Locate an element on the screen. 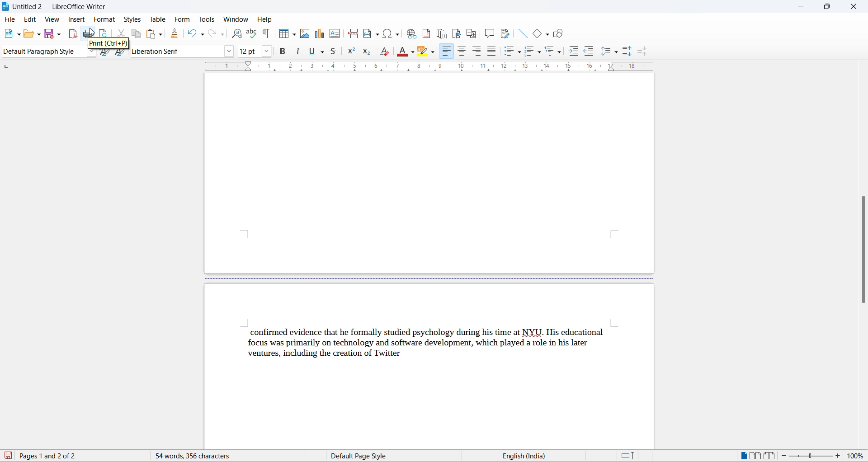 The height and width of the screenshot is (462, 868). single page view is located at coordinates (741, 455).